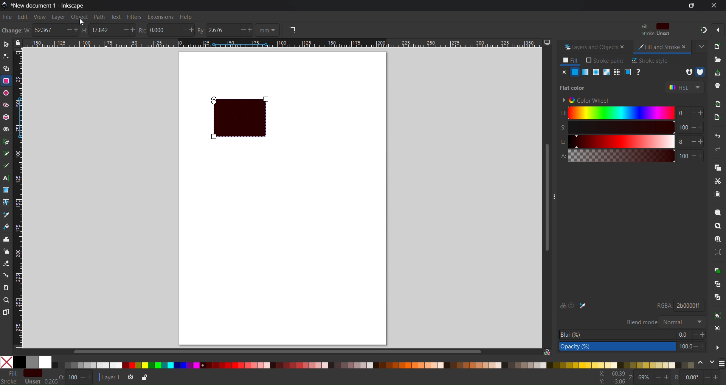 This screenshot has width=726, height=385. I want to click on Unset stroke, so click(655, 34).